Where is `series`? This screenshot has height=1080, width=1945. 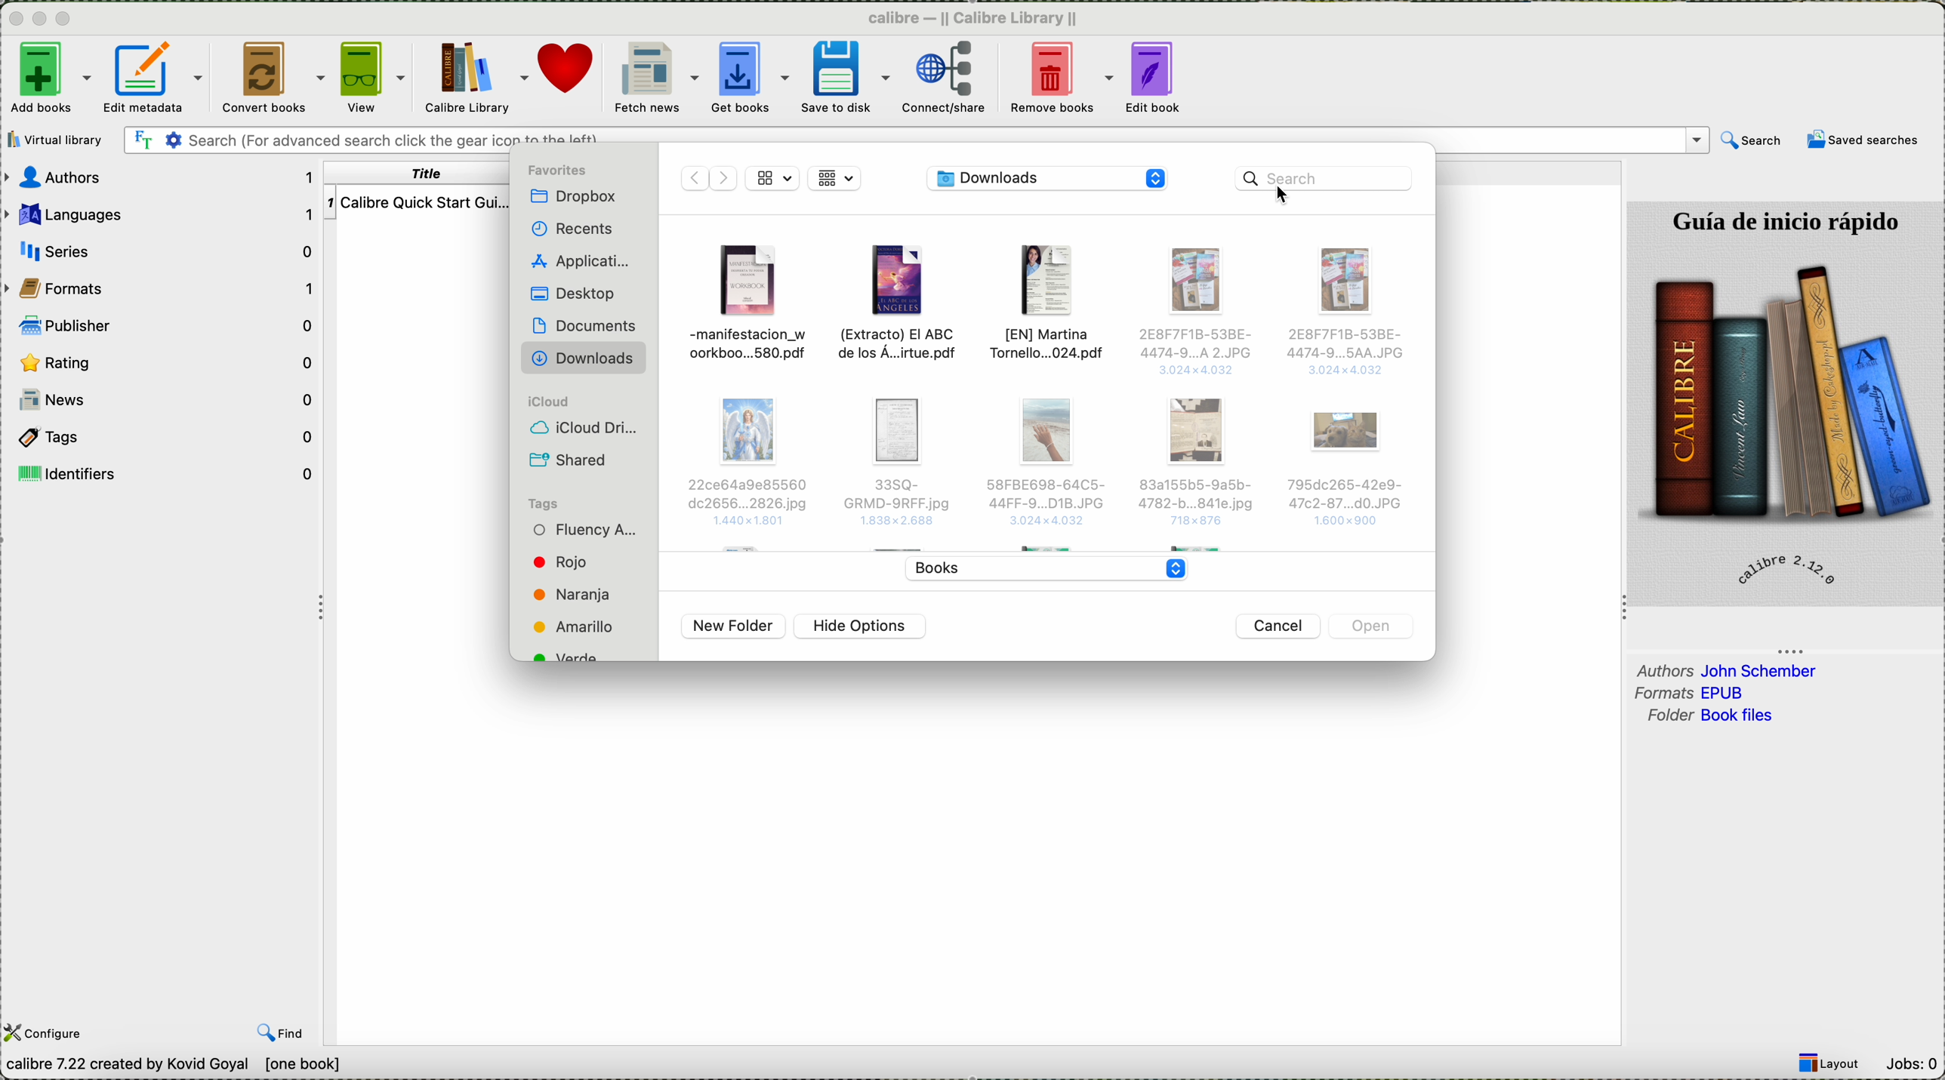 series is located at coordinates (163, 251).